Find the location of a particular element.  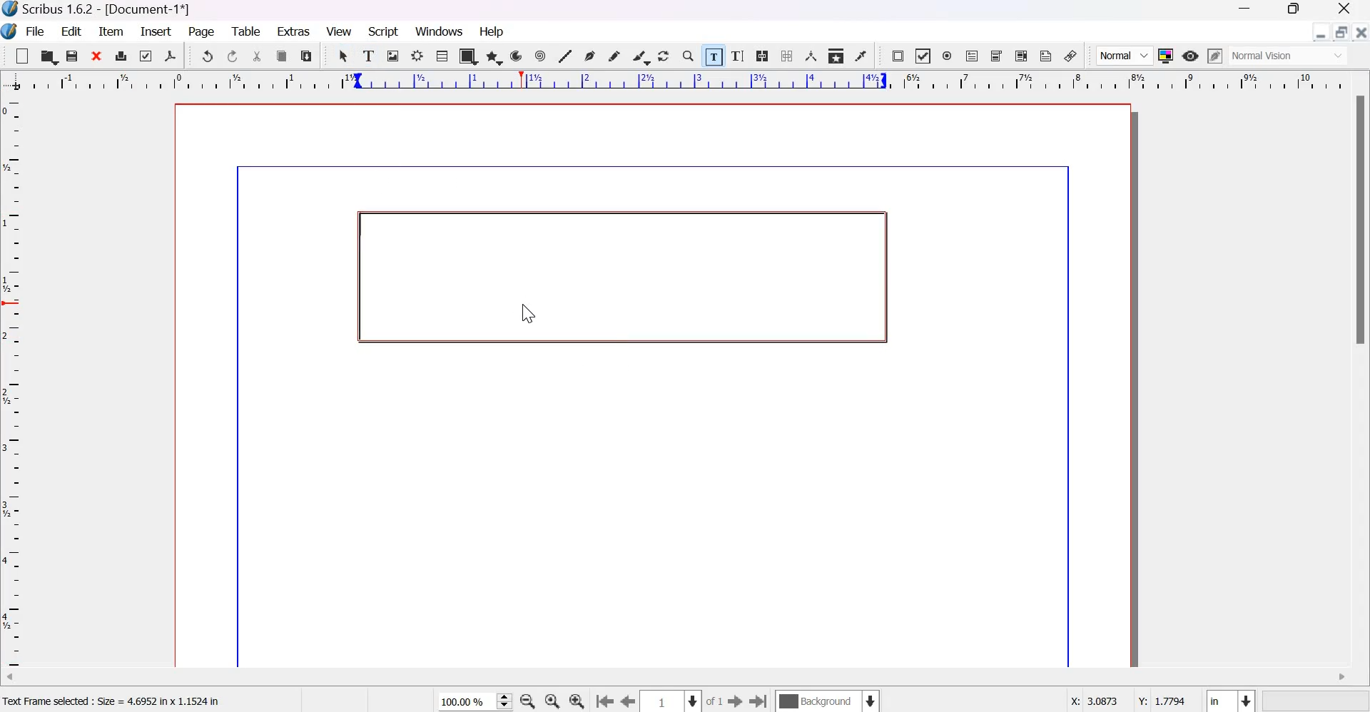

current zoom level is located at coordinates (475, 702).